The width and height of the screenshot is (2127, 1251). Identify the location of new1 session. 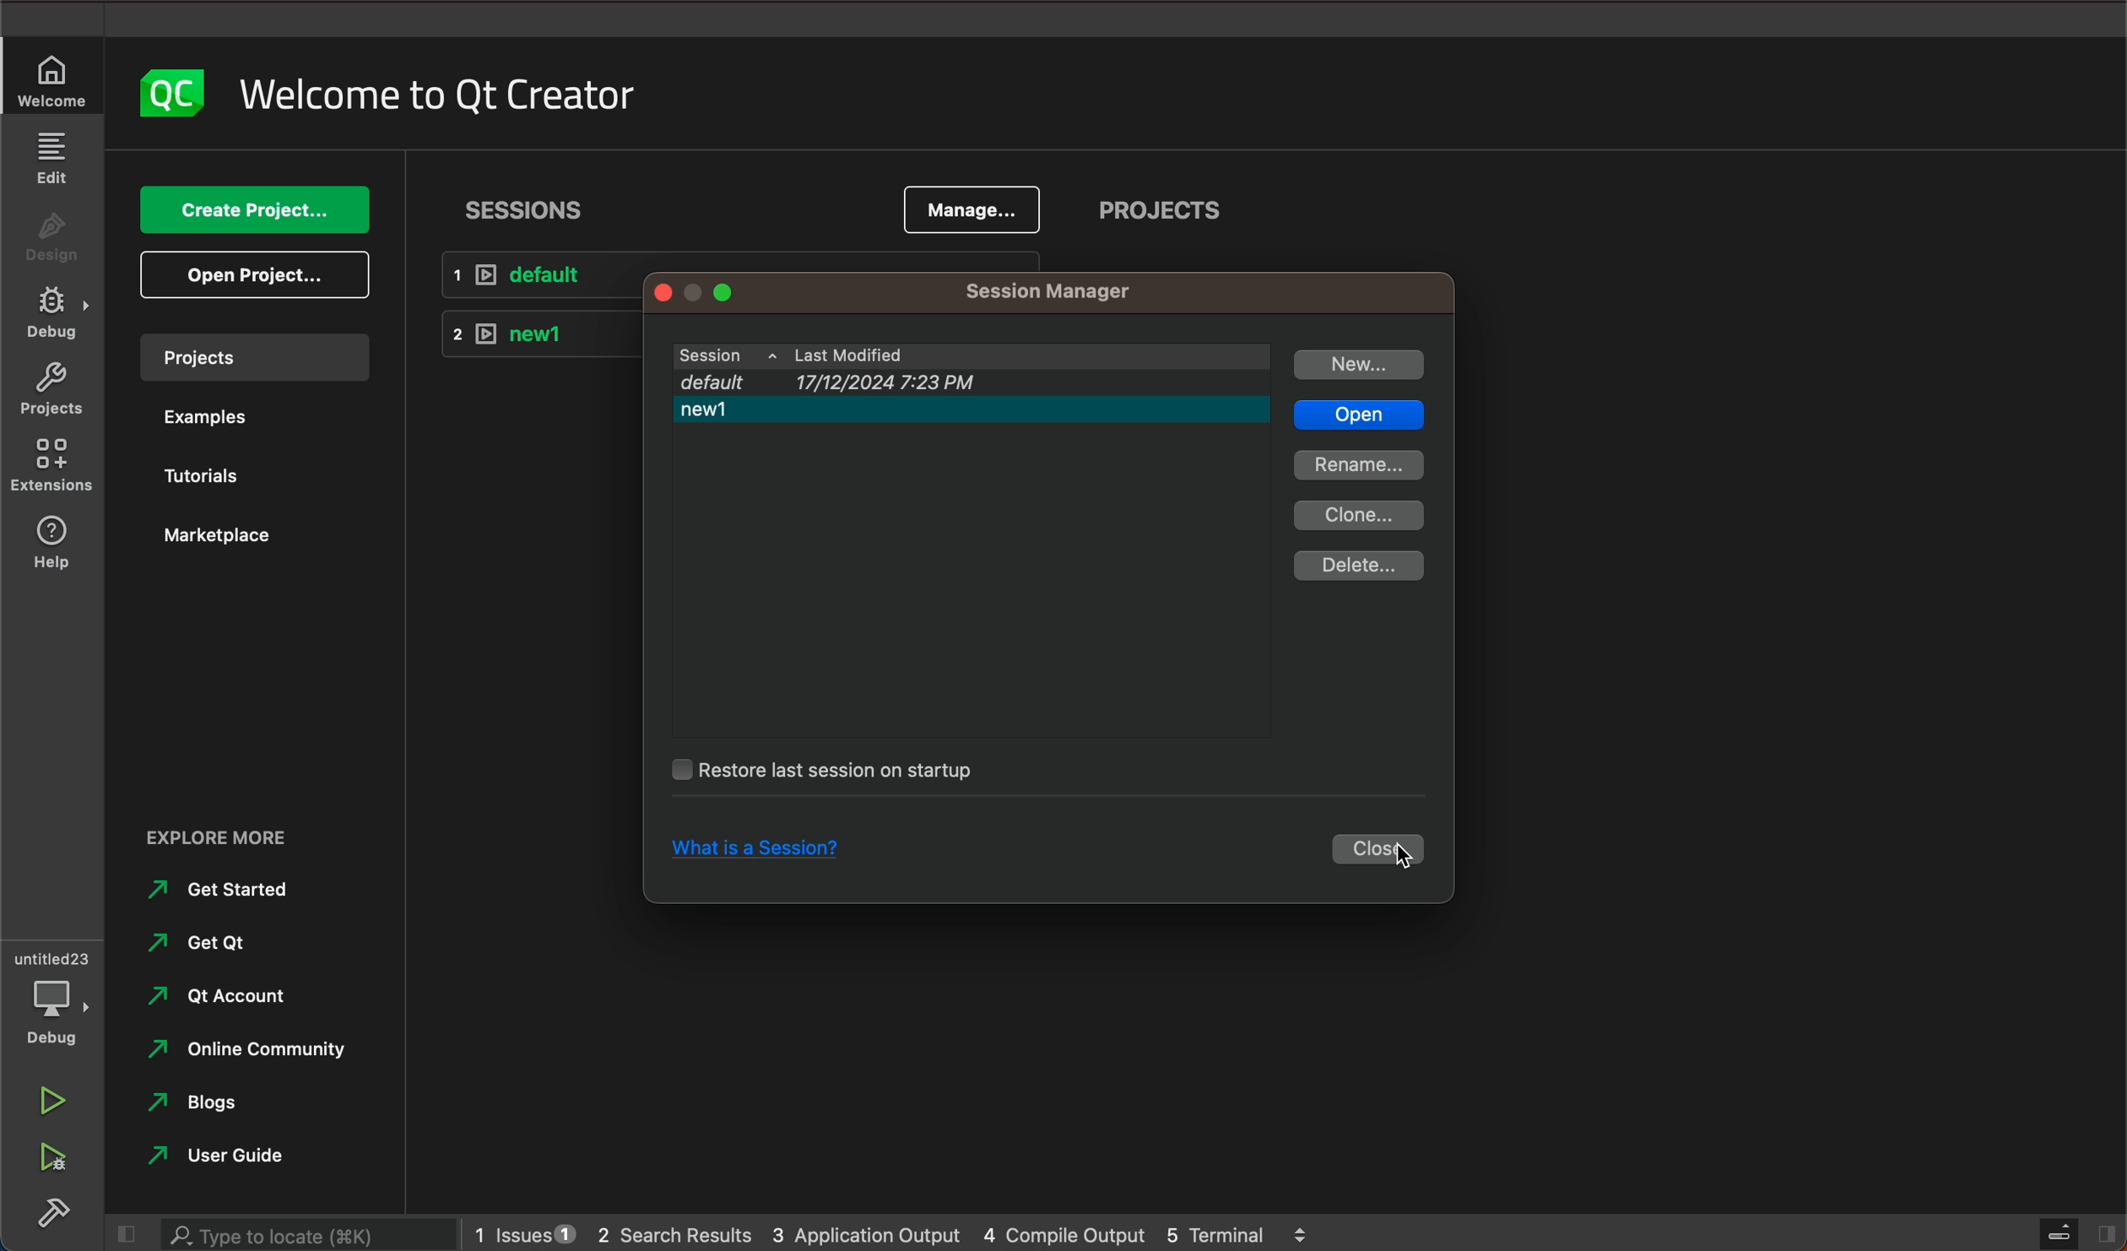
(975, 412).